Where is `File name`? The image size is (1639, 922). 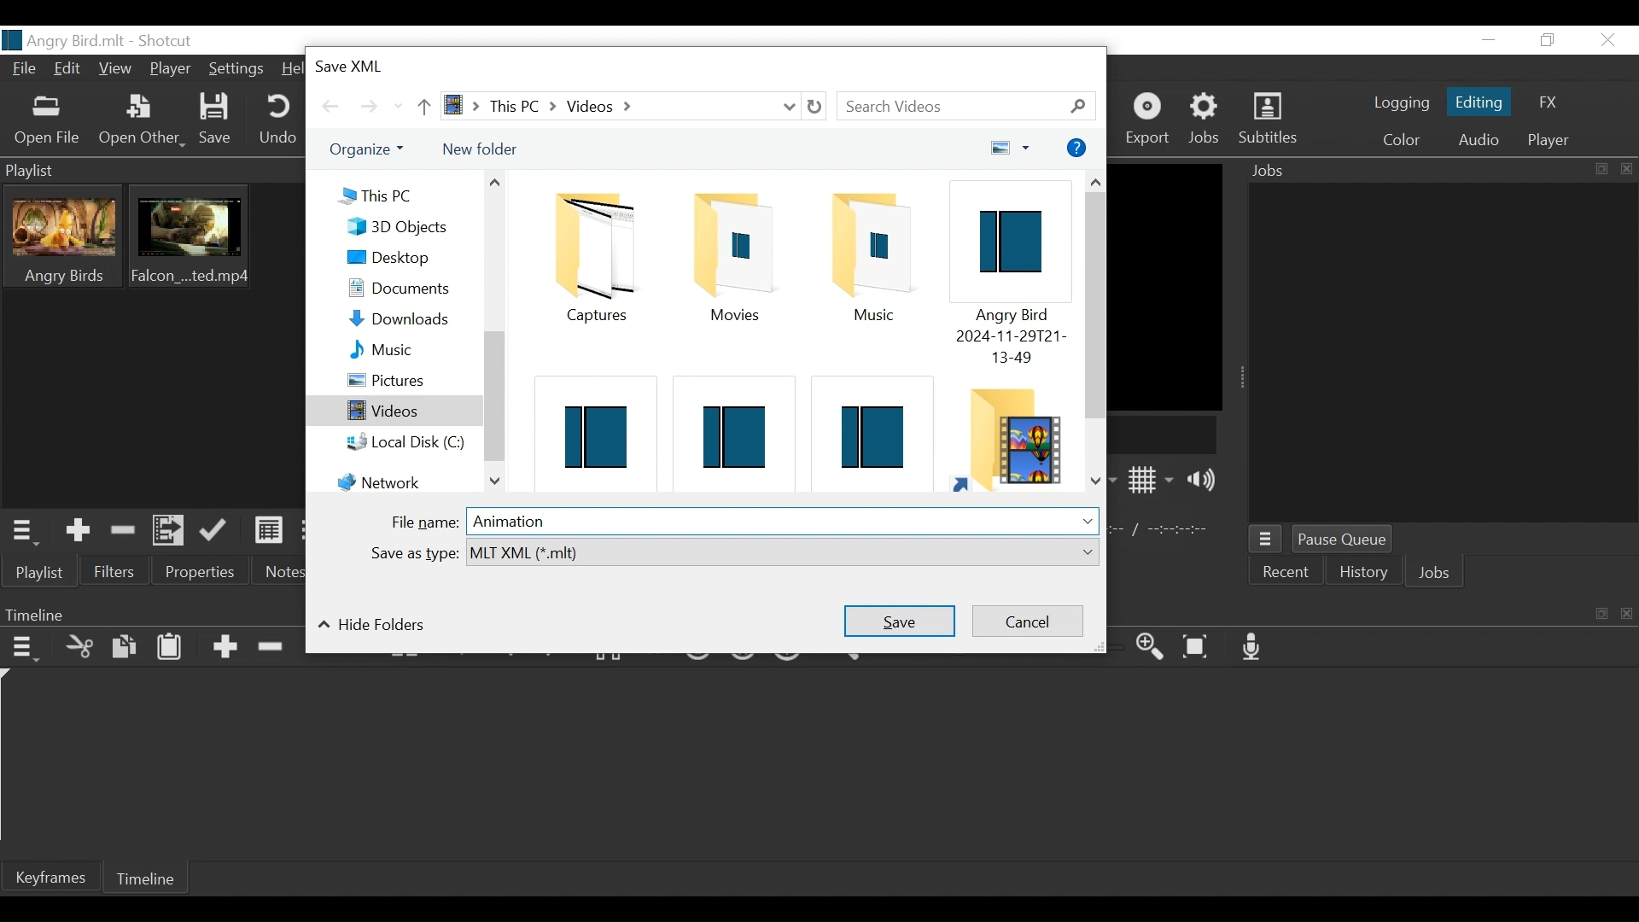 File name is located at coordinates (62, 42).